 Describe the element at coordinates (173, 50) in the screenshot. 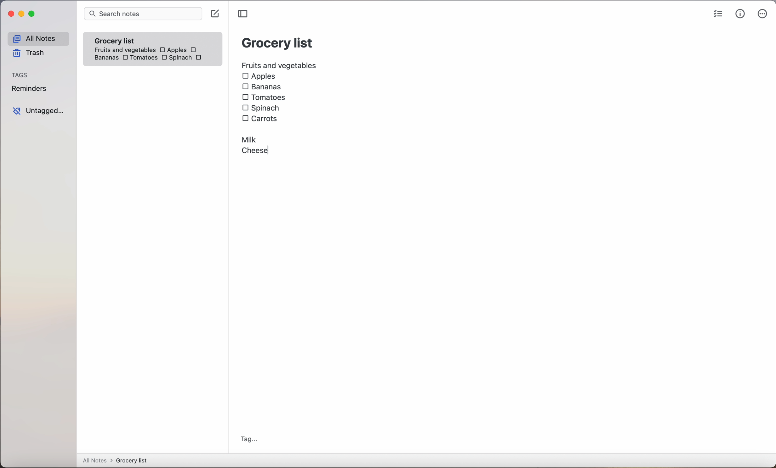

I see `Apples checkbox` at that location.